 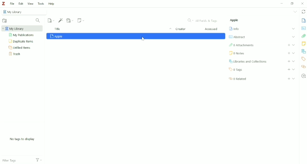 I want to click on New Note, so click(x=81, y=20).